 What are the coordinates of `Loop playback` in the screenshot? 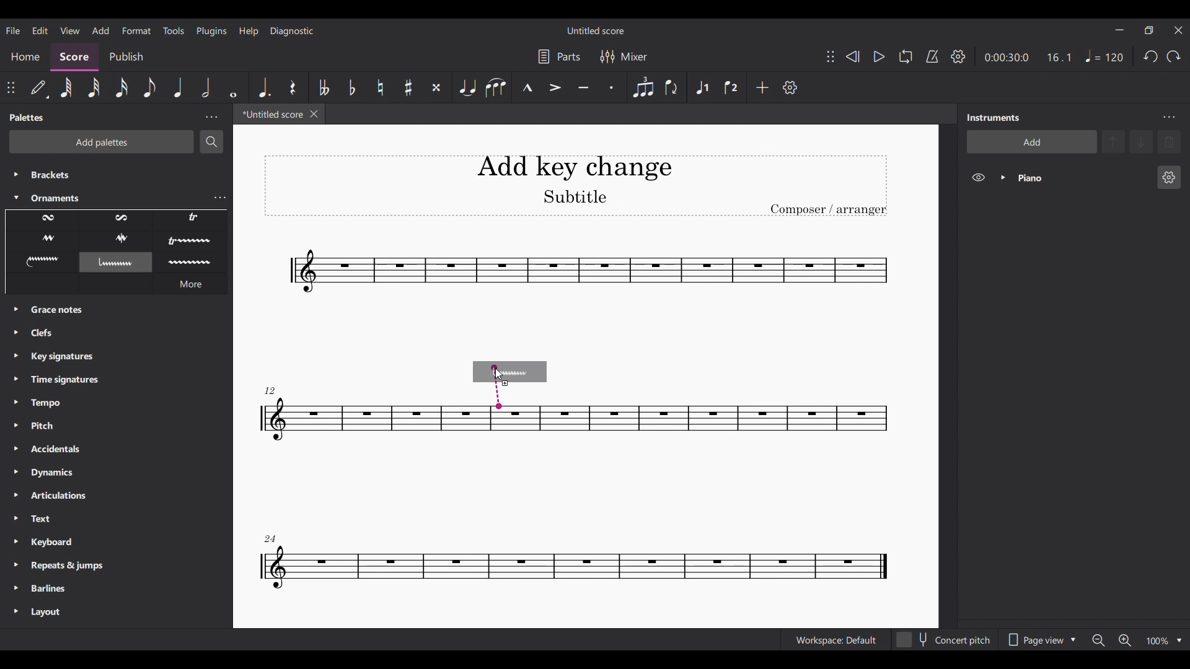 It's located at (906, 56).